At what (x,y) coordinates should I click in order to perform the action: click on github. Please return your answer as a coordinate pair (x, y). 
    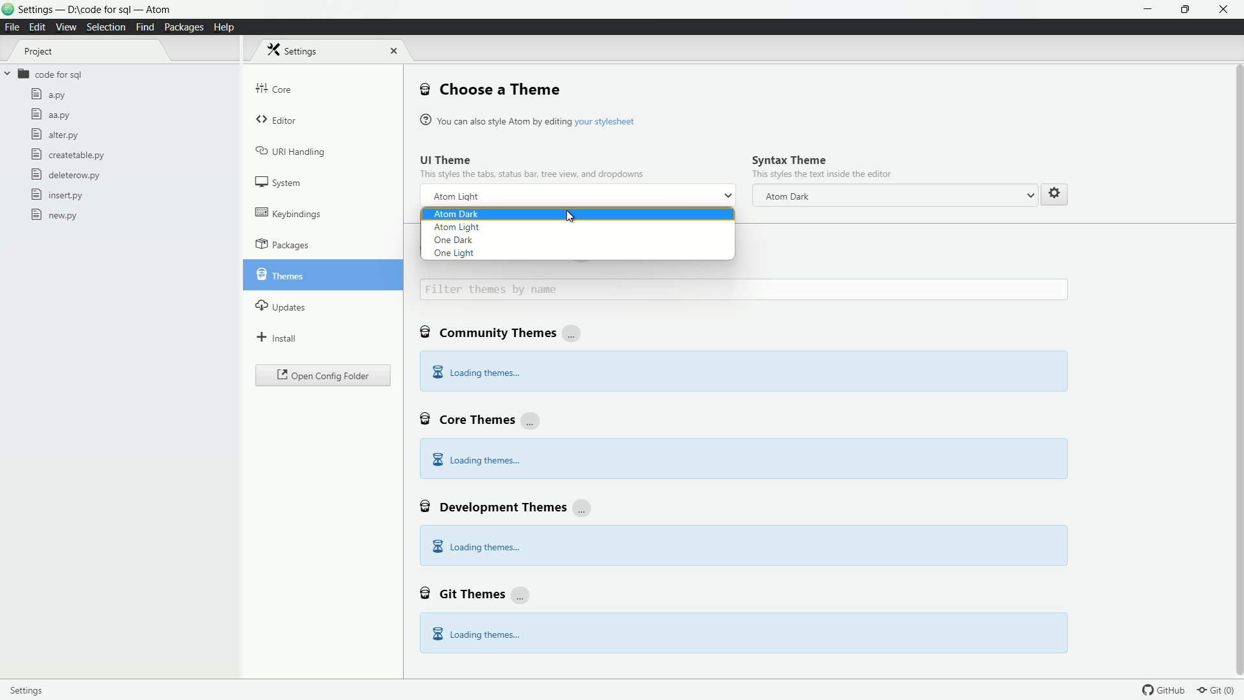
    Looking at the image, I should click on (1166, 690).